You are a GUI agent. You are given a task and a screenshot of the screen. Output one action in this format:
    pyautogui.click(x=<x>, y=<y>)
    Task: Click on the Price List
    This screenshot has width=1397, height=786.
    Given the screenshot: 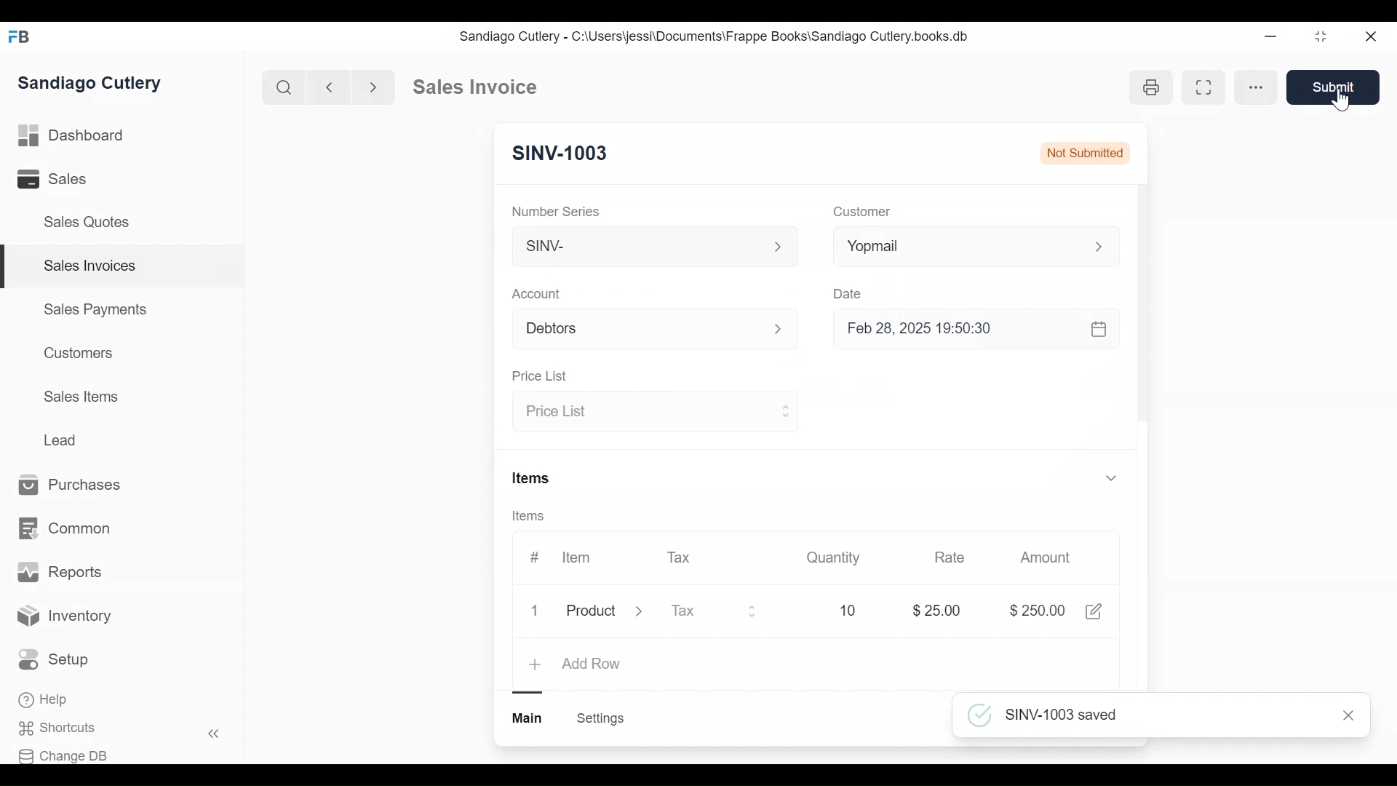 What is the action you would take?
    pyautogui.click(x=653, y=413)
    